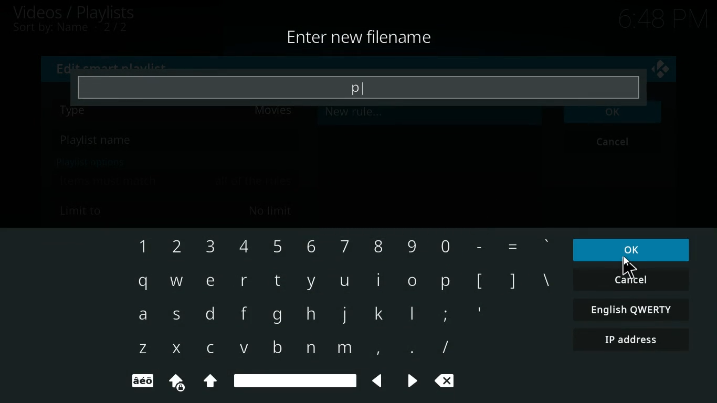  Describe the element at coordinates (142, 317) in the screenshot. I see `a` at that location.